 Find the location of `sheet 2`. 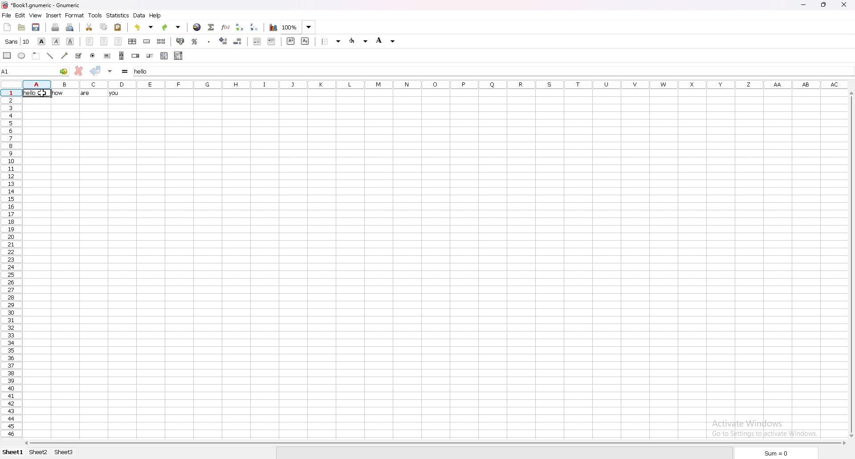

sheet 2 is located at coordinates (39, 452).